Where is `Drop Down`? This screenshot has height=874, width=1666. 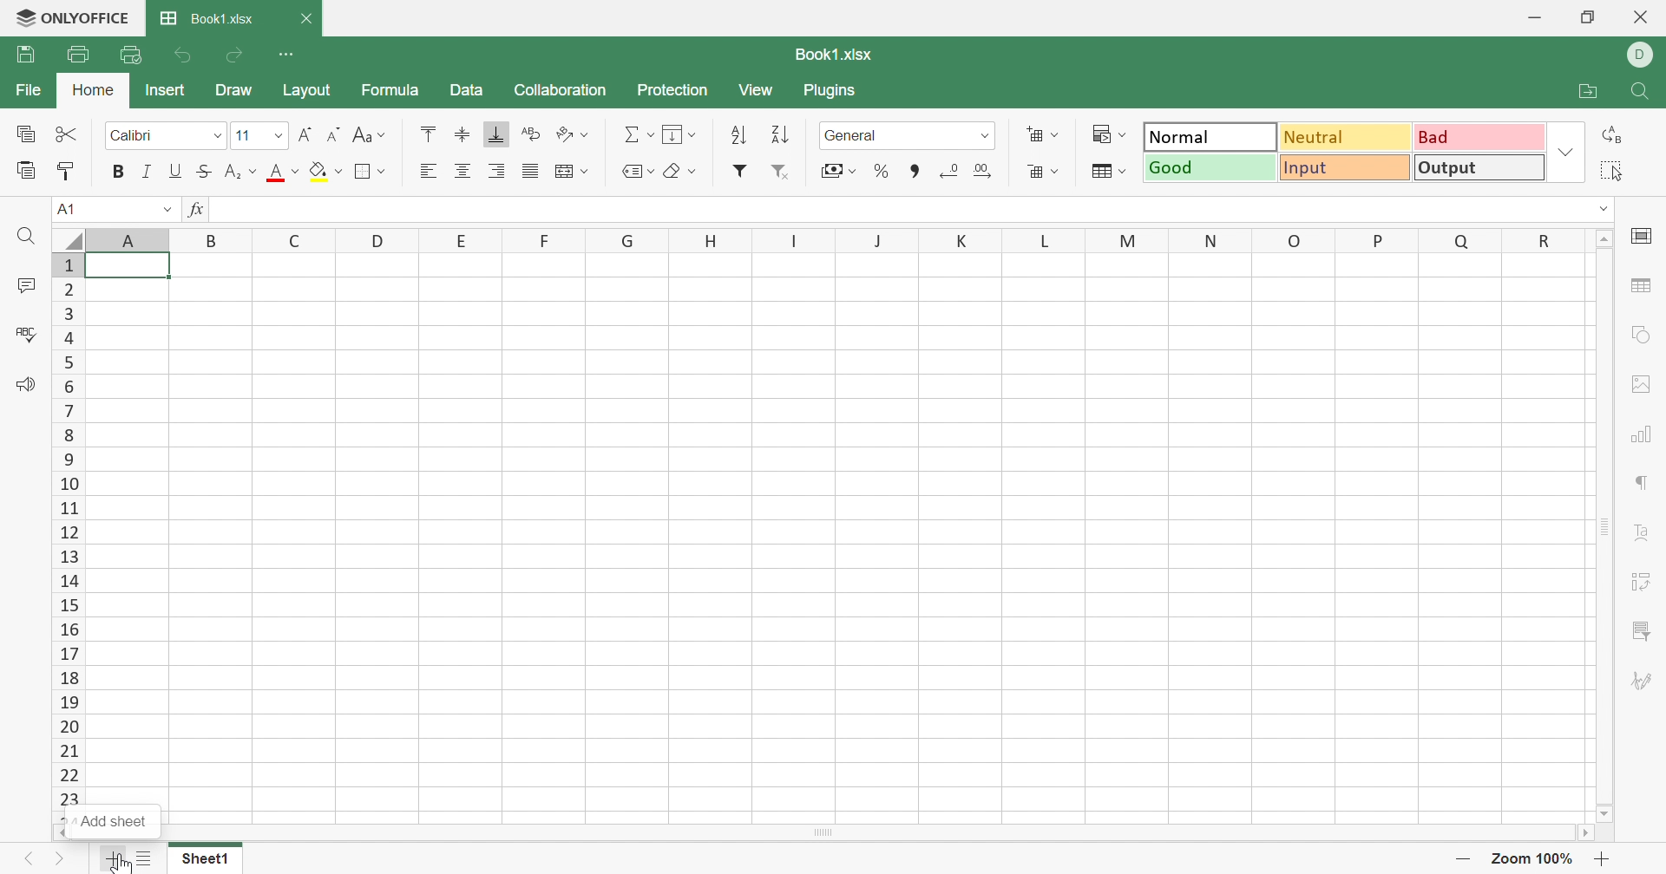
Drop Down is located at coordinates (1565, 152).